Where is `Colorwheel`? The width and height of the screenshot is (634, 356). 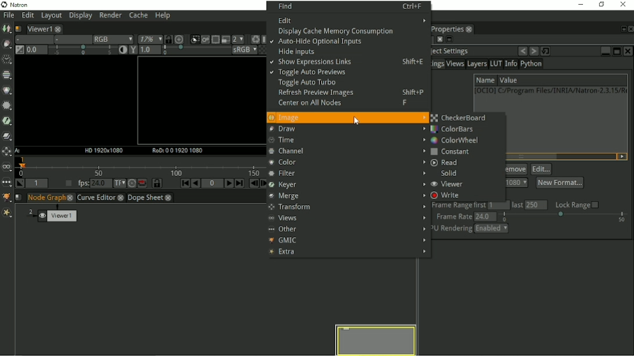 Colorwheel is located at coordinates (455, 140).